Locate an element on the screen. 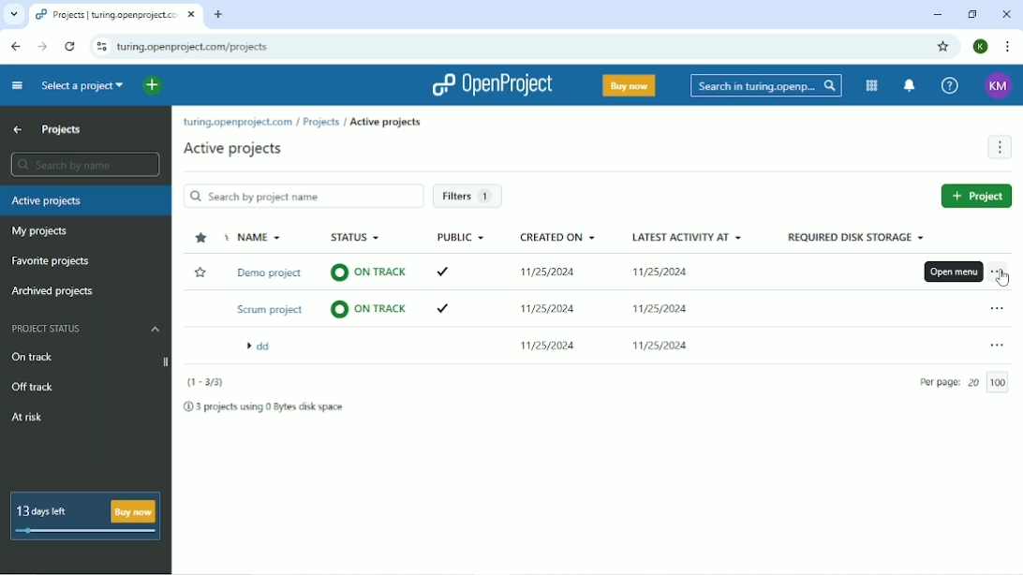  Off track is located at coordinates (33, 388).